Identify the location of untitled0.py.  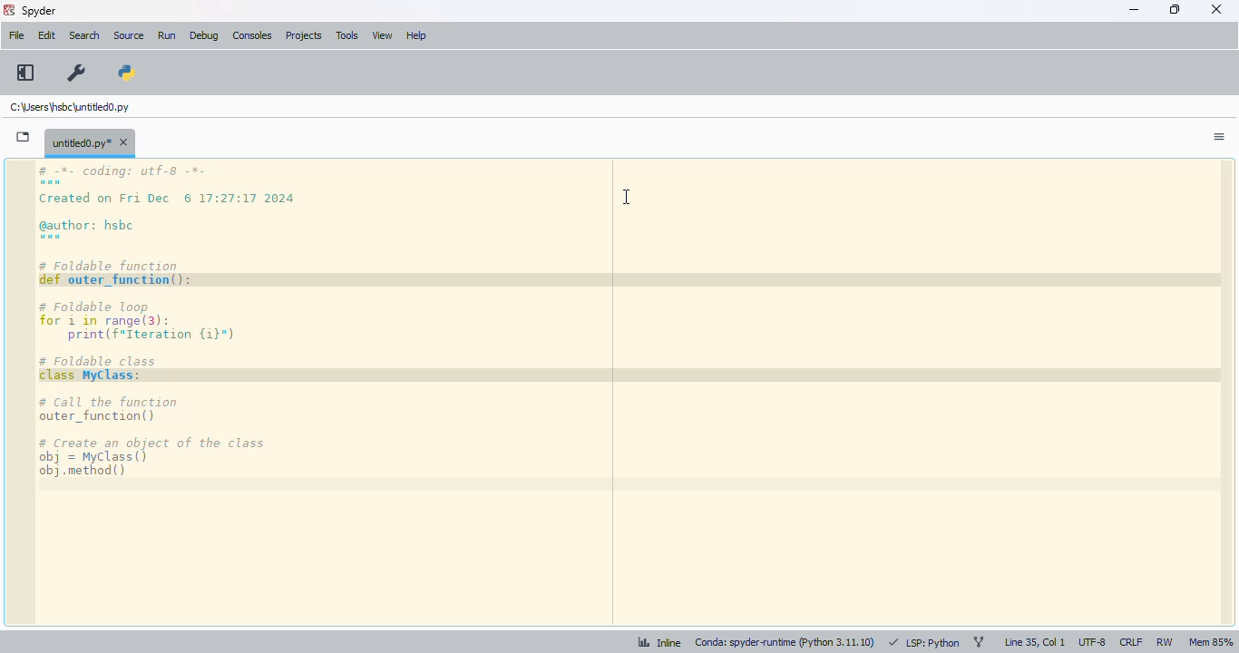
(90, 141).